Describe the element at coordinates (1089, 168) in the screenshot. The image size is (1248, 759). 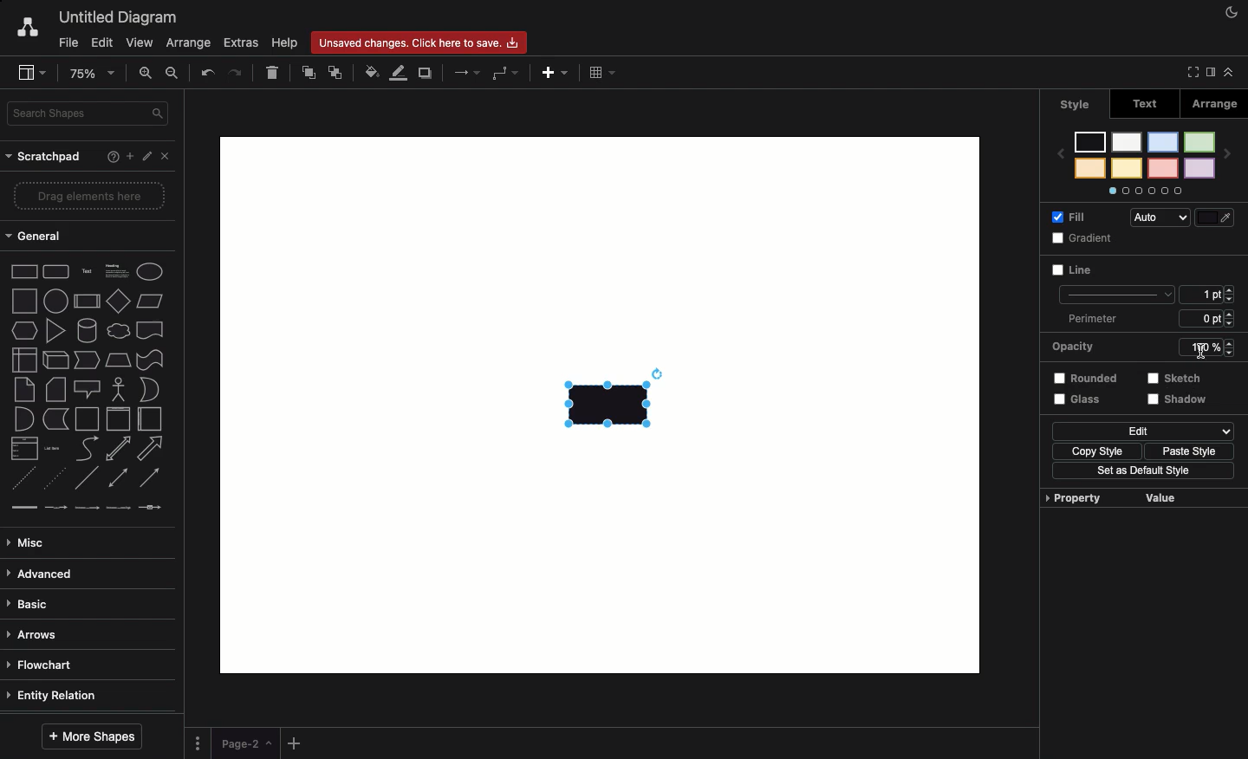
I see `color 8` at that location.